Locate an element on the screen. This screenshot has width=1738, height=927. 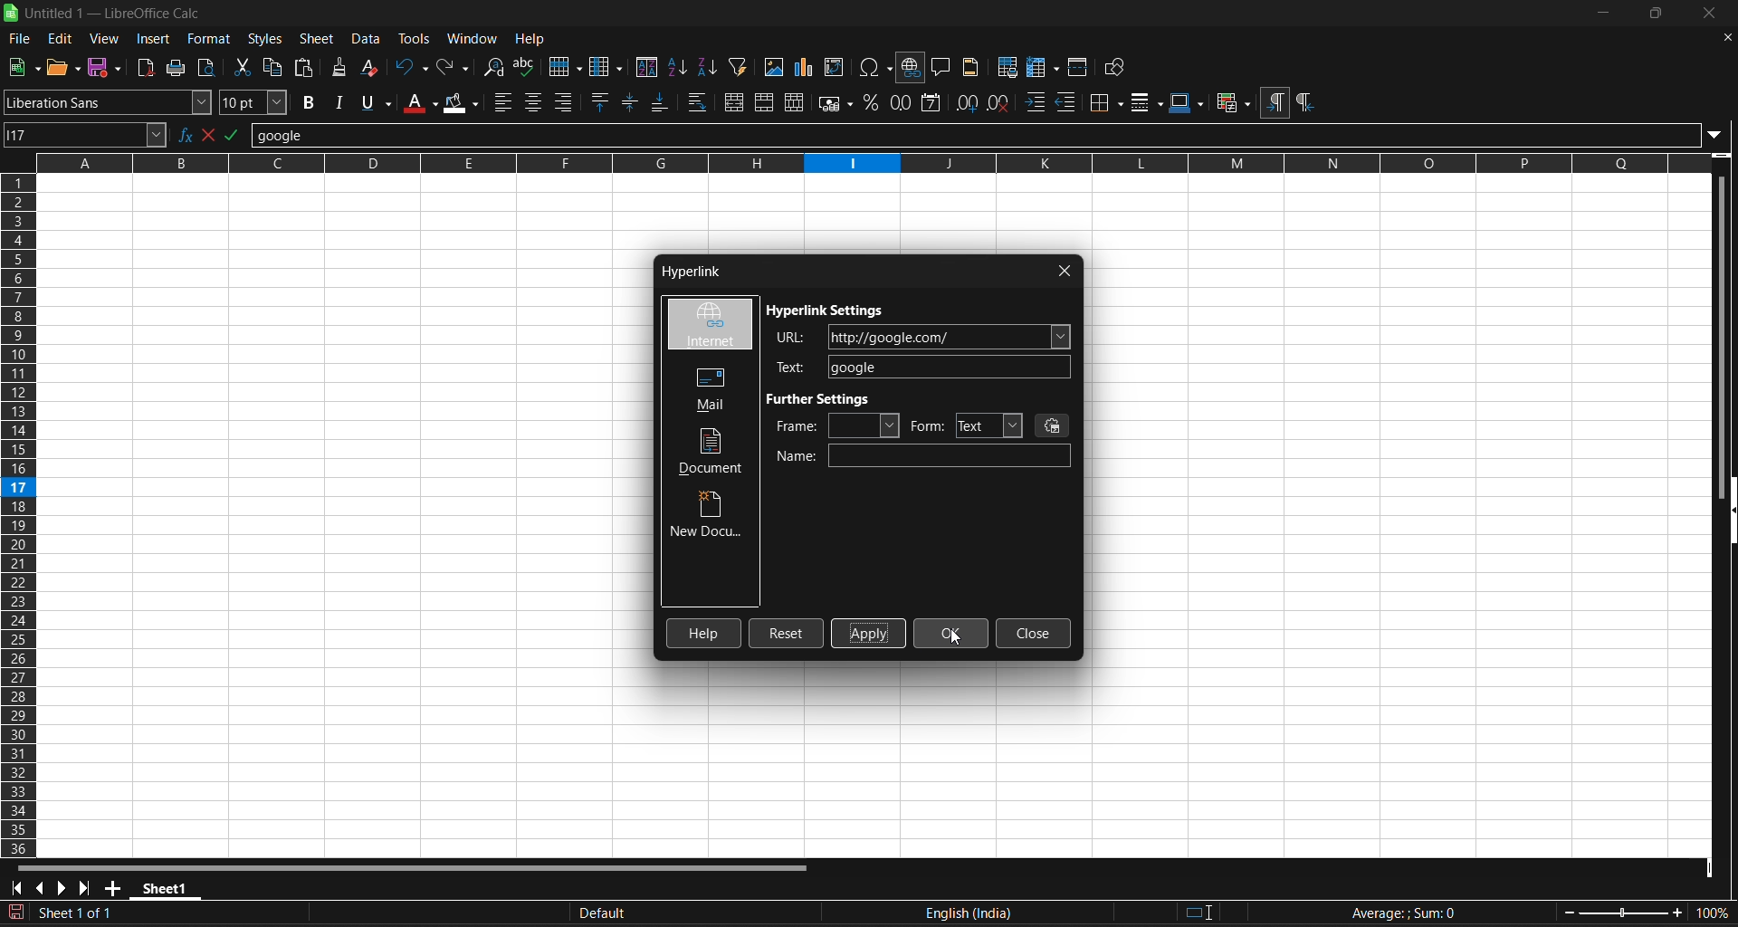
border colors is located at coordinates (1188, 103).